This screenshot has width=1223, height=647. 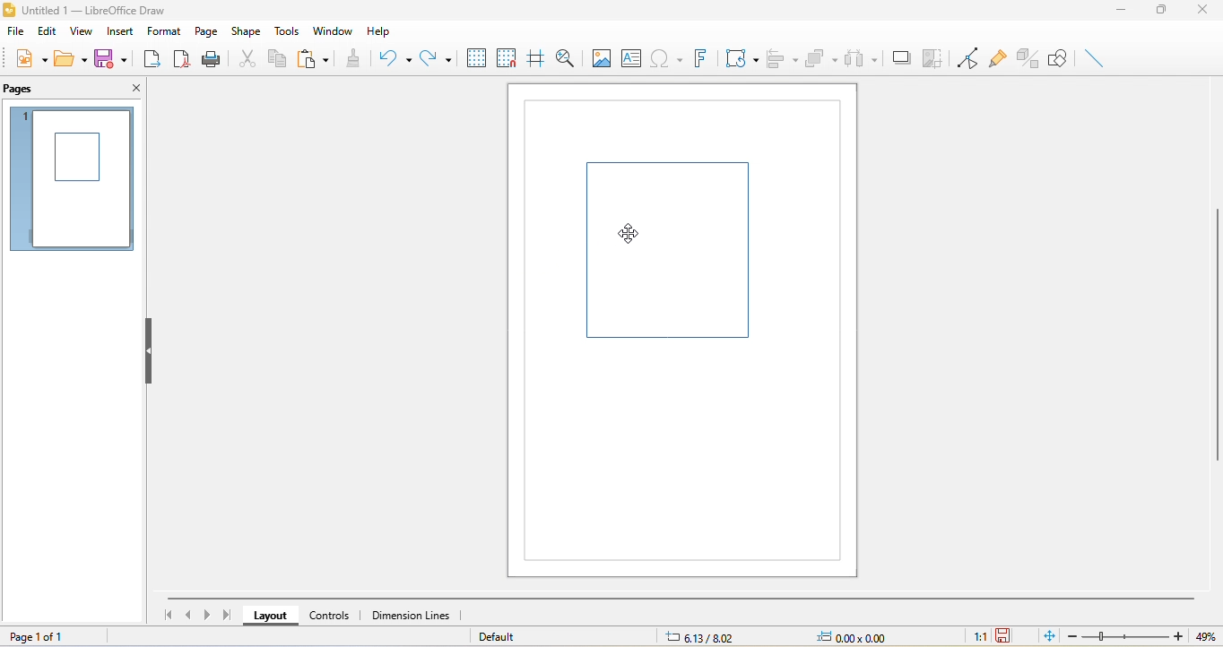 What do you see at coordinates (534, 59) in the screenshot?
I see `helpline while moving` at bounding box center [534, 59].